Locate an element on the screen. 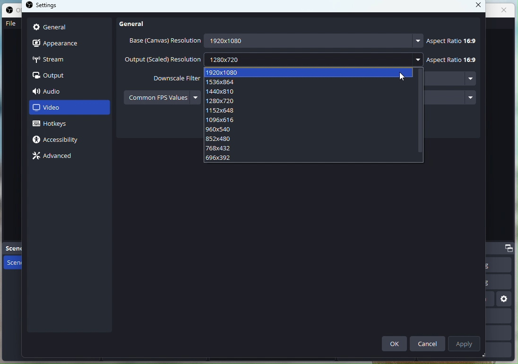 The height and width of the screenshot is (364, 518). settings is located at coordinates (505, 300).